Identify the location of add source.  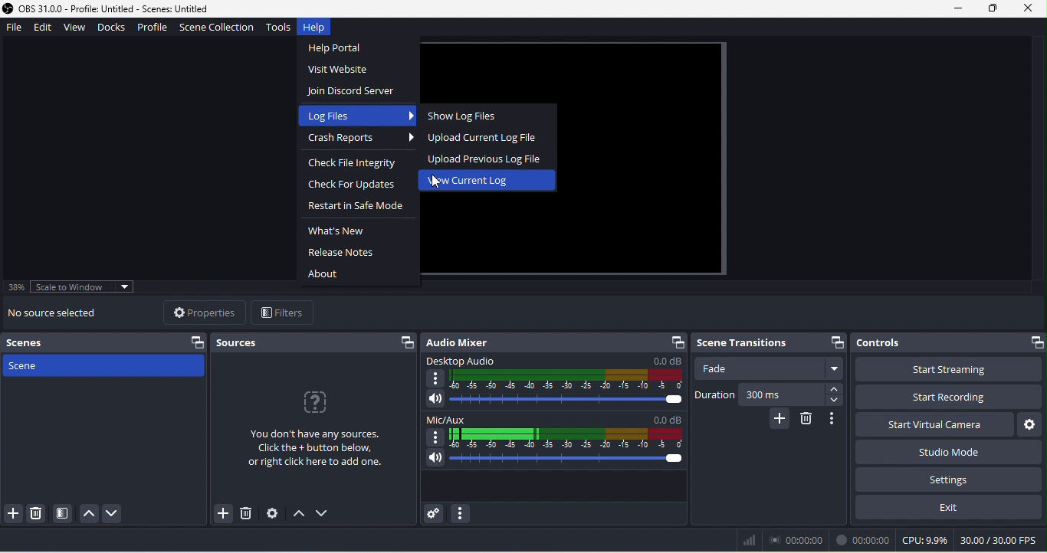
(219, 515).